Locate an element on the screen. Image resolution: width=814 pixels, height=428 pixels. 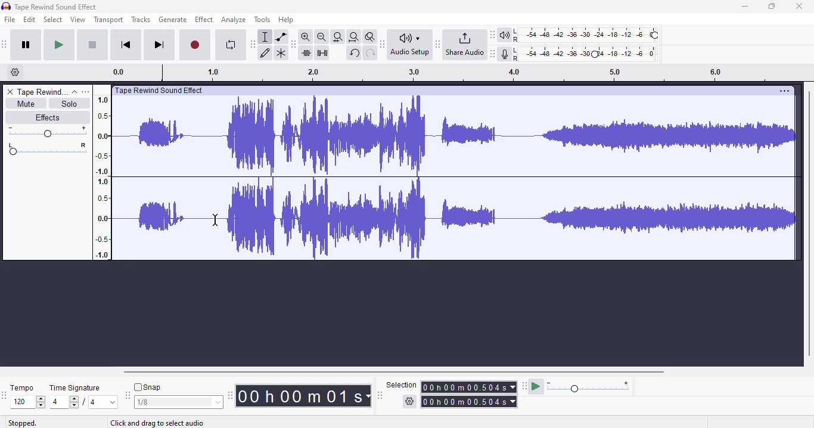
audacity tools toolbar is located at coordinates (253, 45).